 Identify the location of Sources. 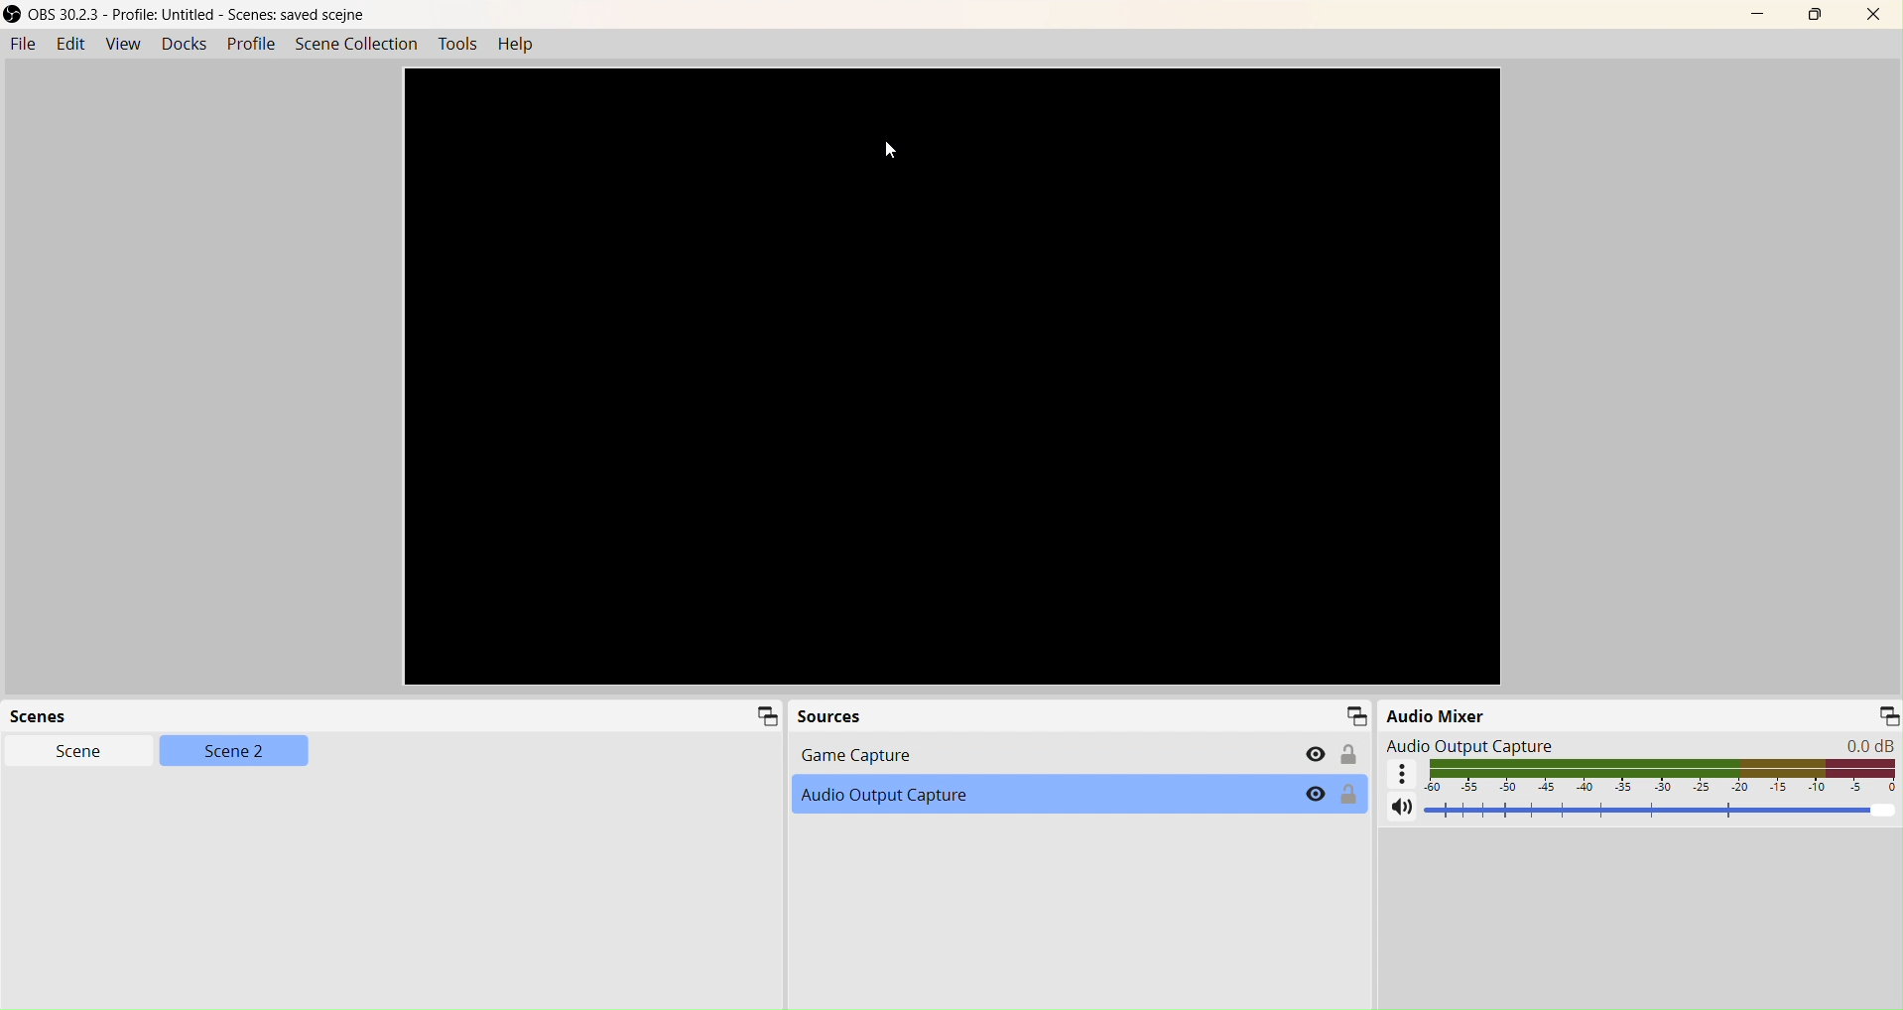
(1080, 717).